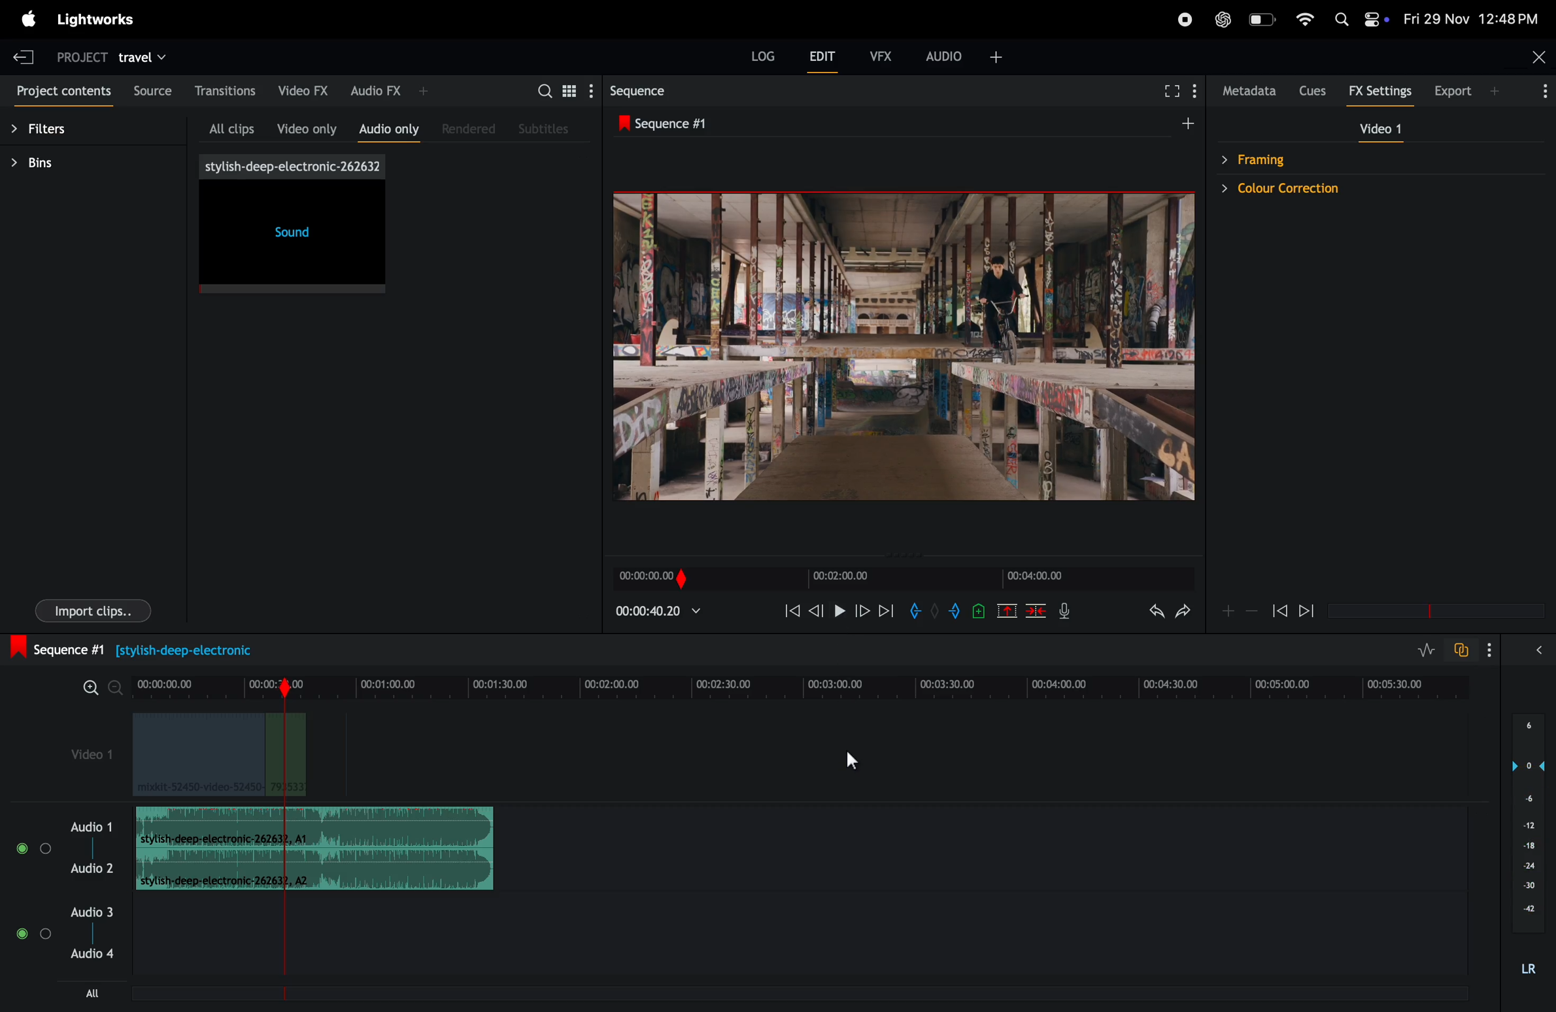 The image size is (1556, 1012). Describe the element at coordinates (99, 20) in the screenshot. I see `light works` at that location.